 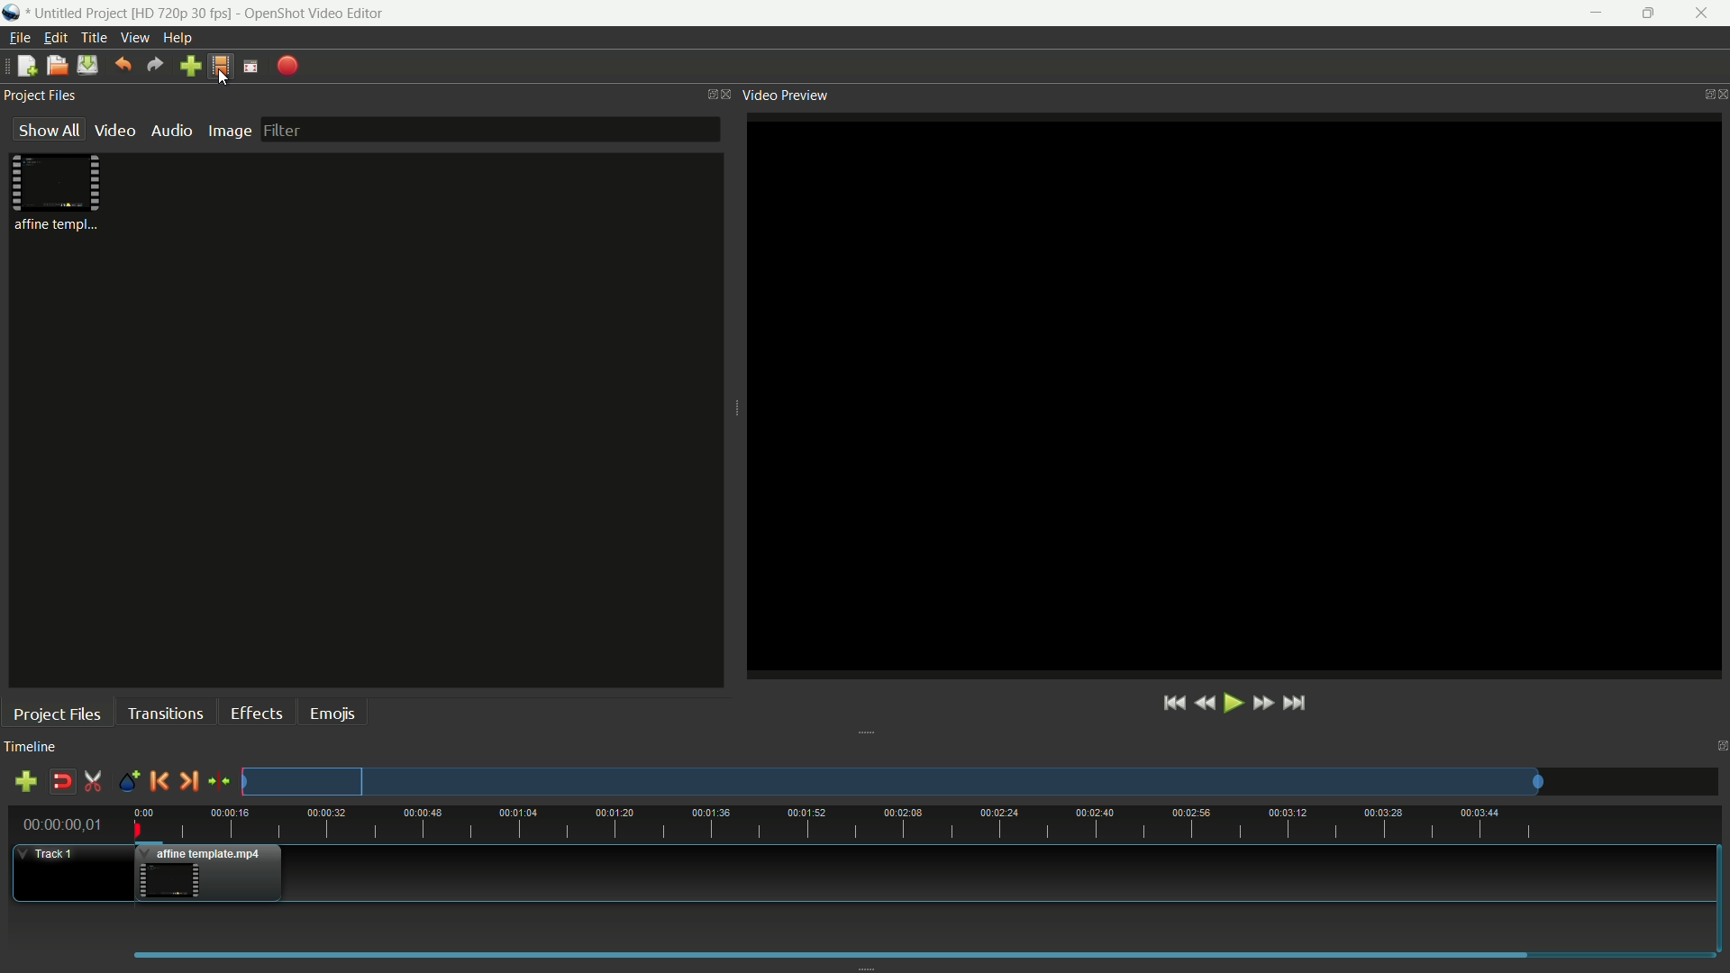 I want to click on center the timeline on the playhead, so click(x=218, y=781).